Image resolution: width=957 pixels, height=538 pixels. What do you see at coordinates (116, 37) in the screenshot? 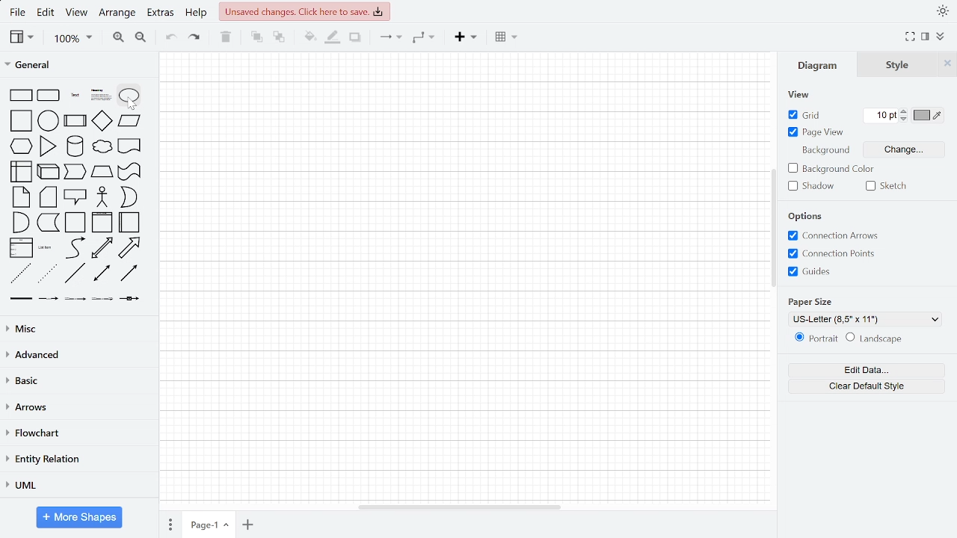
I see `zoom in` at bounding box center [116, 37].